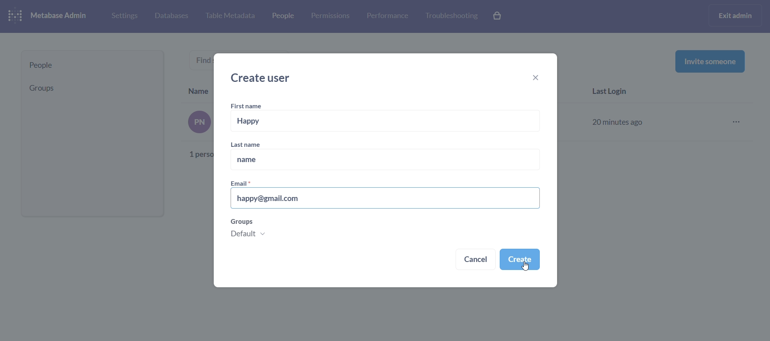 The height and width of the screenshot is (341, 770). Describe the element at coordinates (62, 16) in the screenshot. I see `metabase admin` at that location.